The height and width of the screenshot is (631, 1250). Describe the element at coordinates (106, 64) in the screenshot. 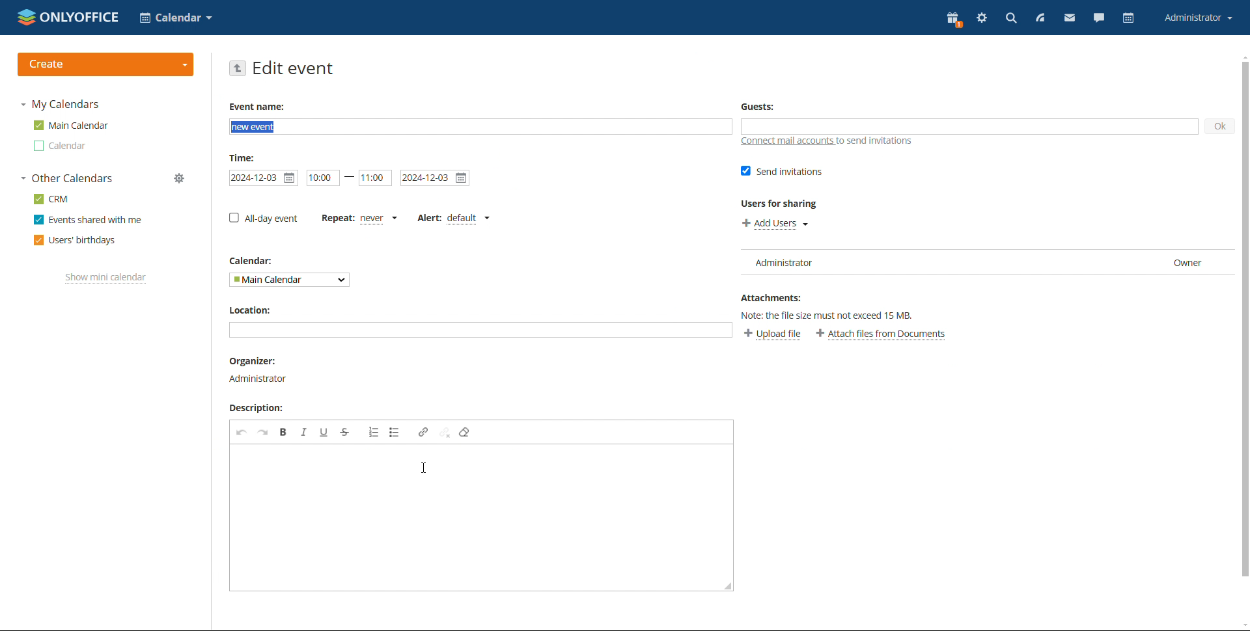

I see `create` at that location.